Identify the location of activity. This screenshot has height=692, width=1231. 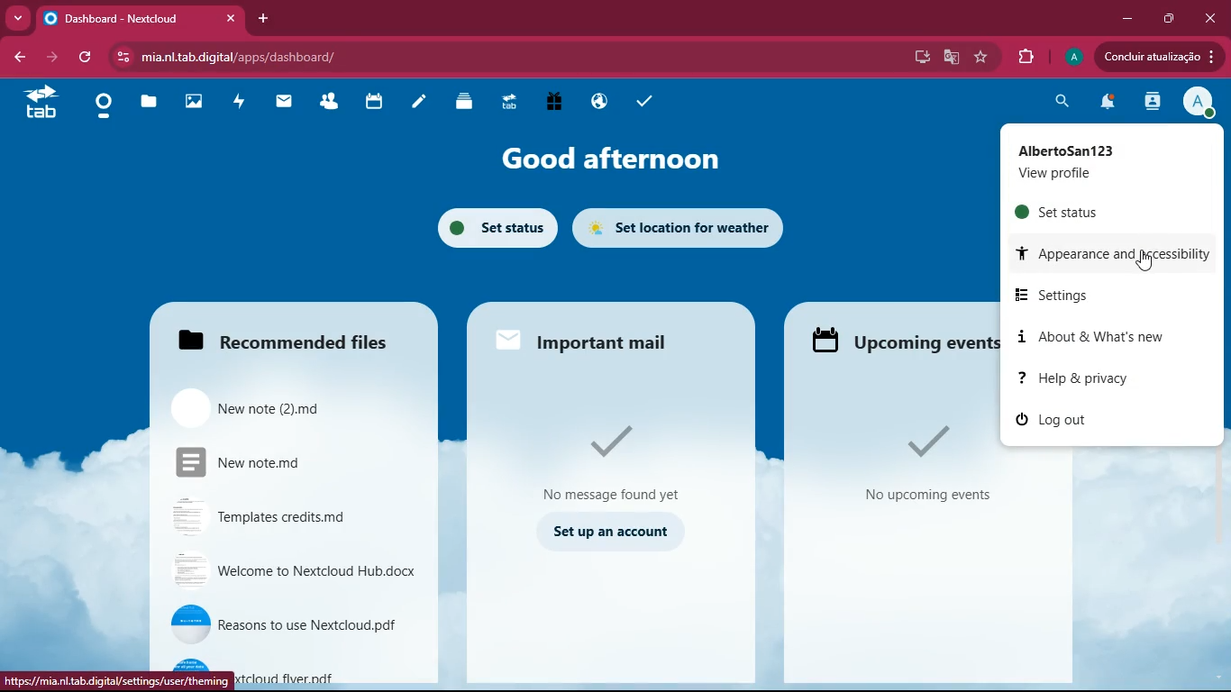
(1154, 104).